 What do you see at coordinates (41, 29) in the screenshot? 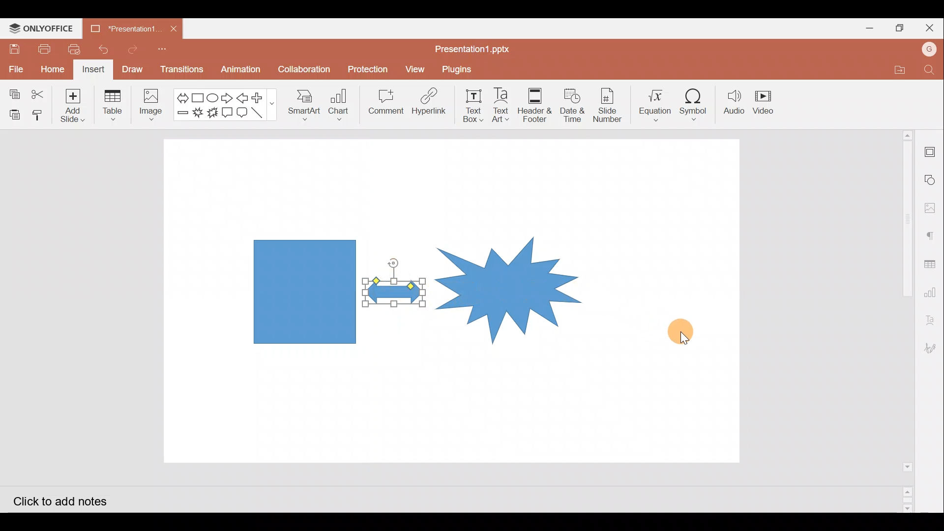
I see `ONLYOFFICE` at bounding box center [41, 29].